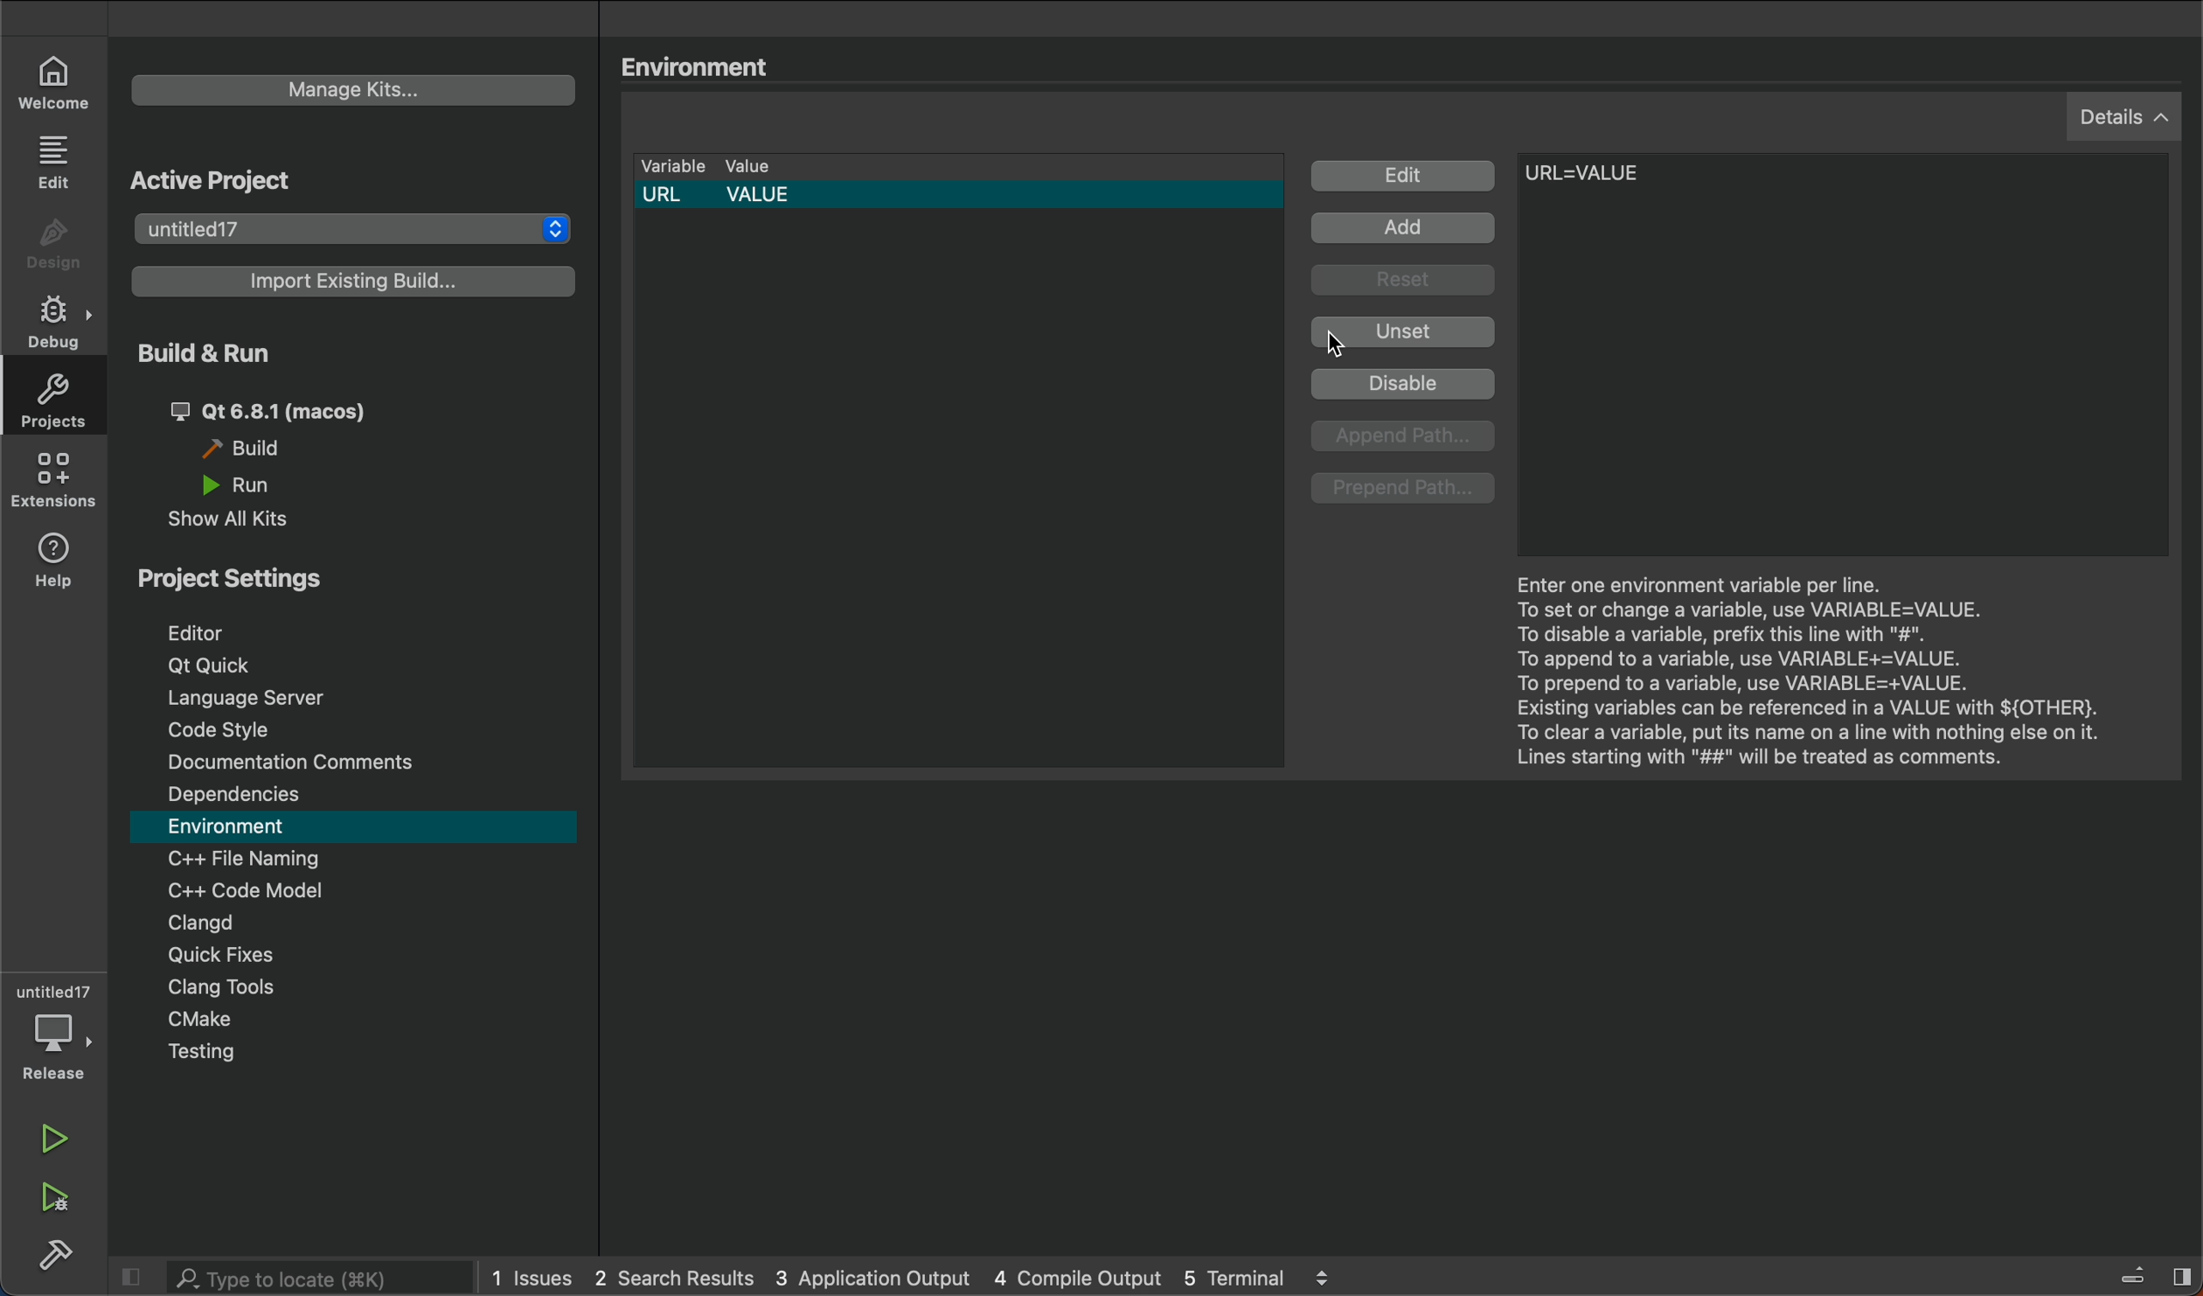 The height and width of the screenshot is (1296, 2203). What do you see at coordinates (238, 730) in the screenshot?
I see `code style` at bounding box center [238, 730].